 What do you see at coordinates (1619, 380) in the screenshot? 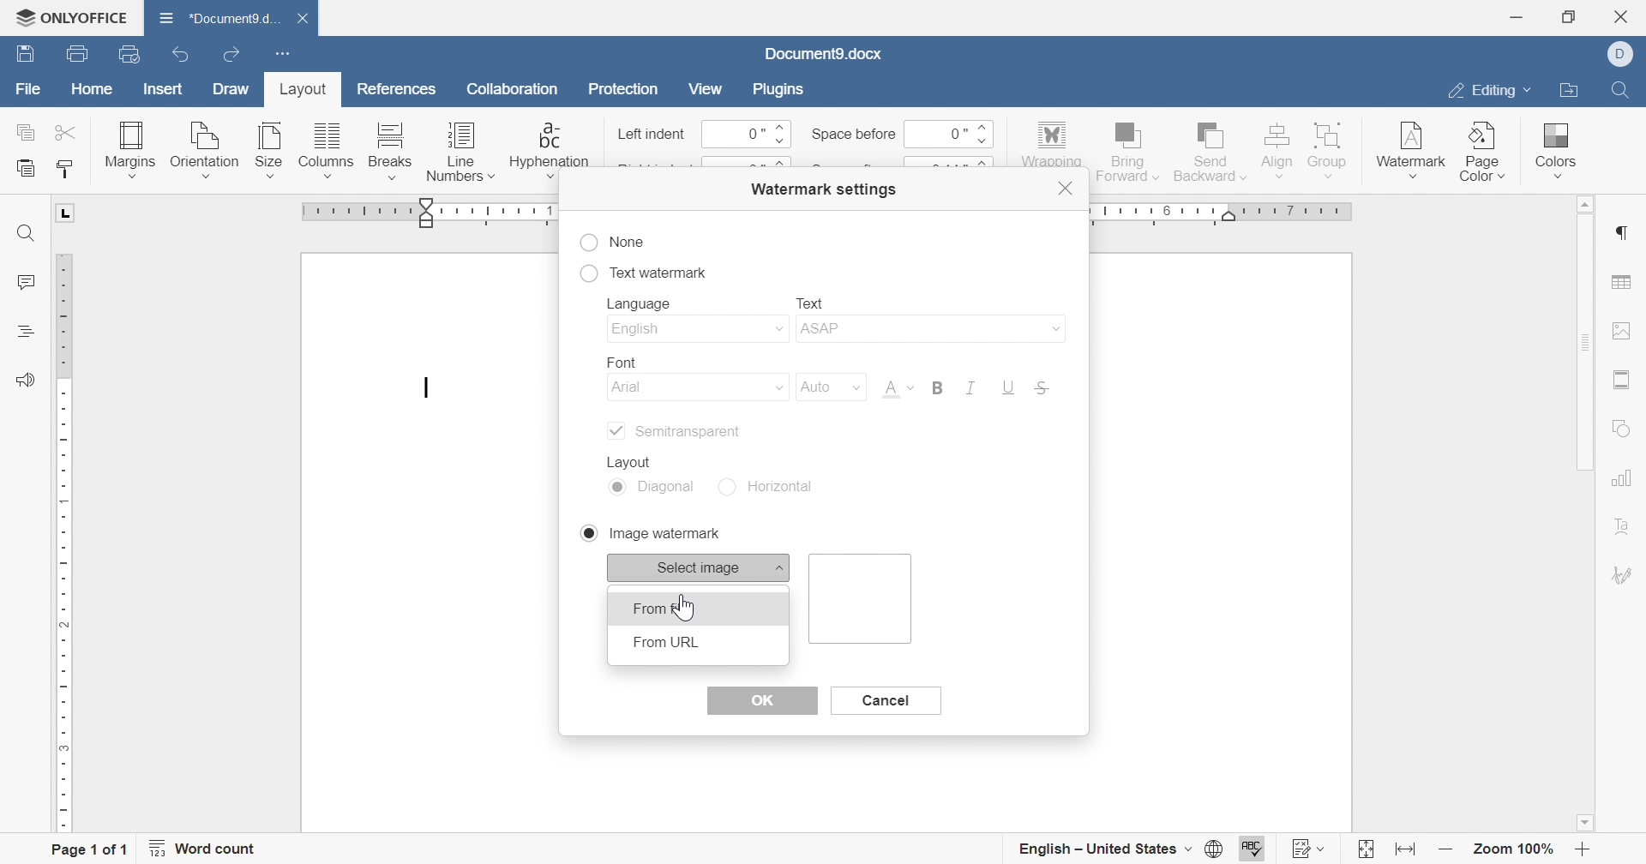
I see `header and footer settings` at bounding box center [1619, 380].